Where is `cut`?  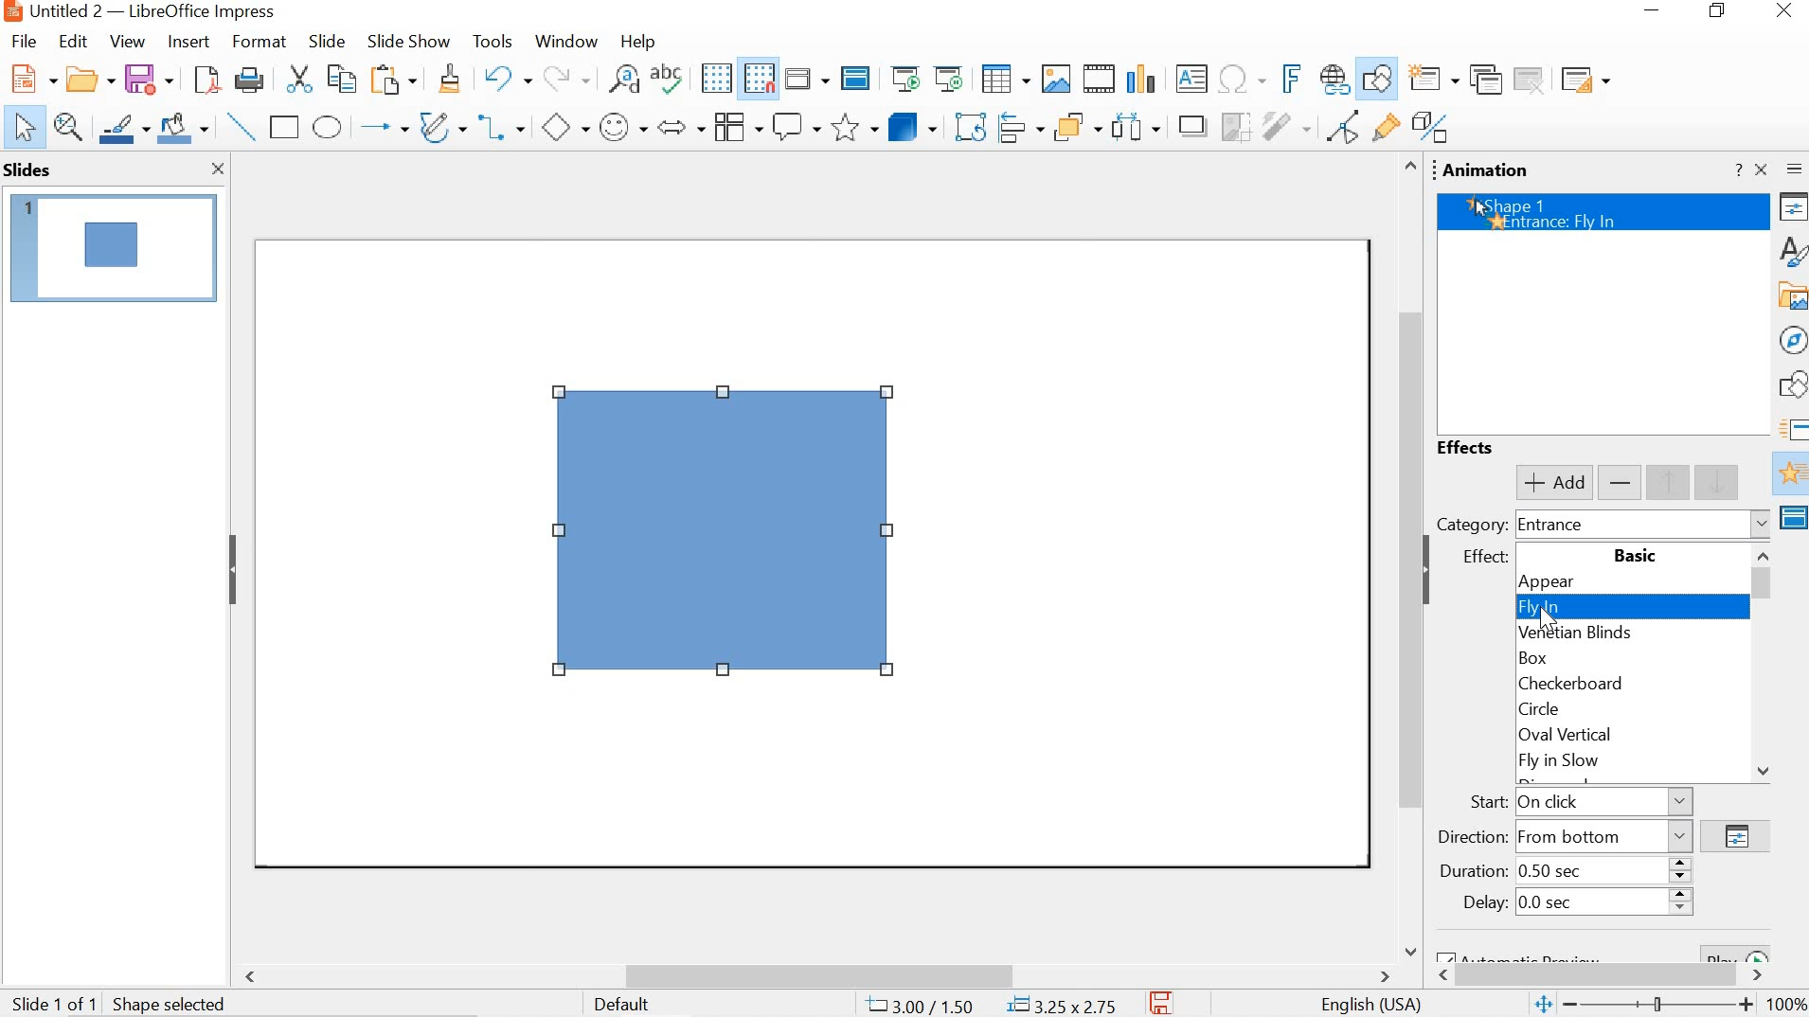 cut is located at coordinates (303, 80).